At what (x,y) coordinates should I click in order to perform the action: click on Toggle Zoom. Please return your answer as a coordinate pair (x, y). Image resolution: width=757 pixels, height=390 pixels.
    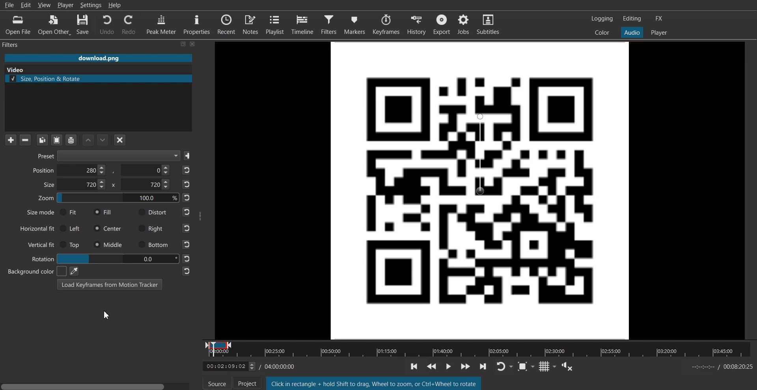
    Looking at the image, I should click on (527, 368).